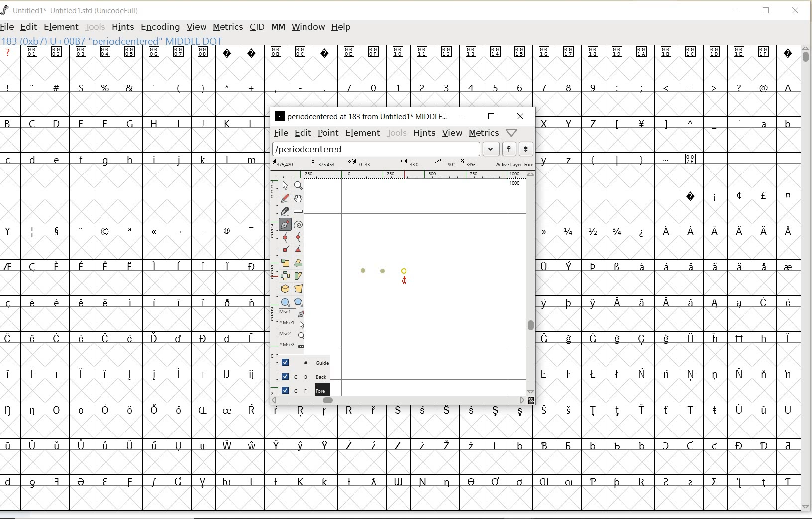 The image size is (812, 519). Describe the element at coordinates (404, 175) in the screenshot. I see `ruler` at that location.